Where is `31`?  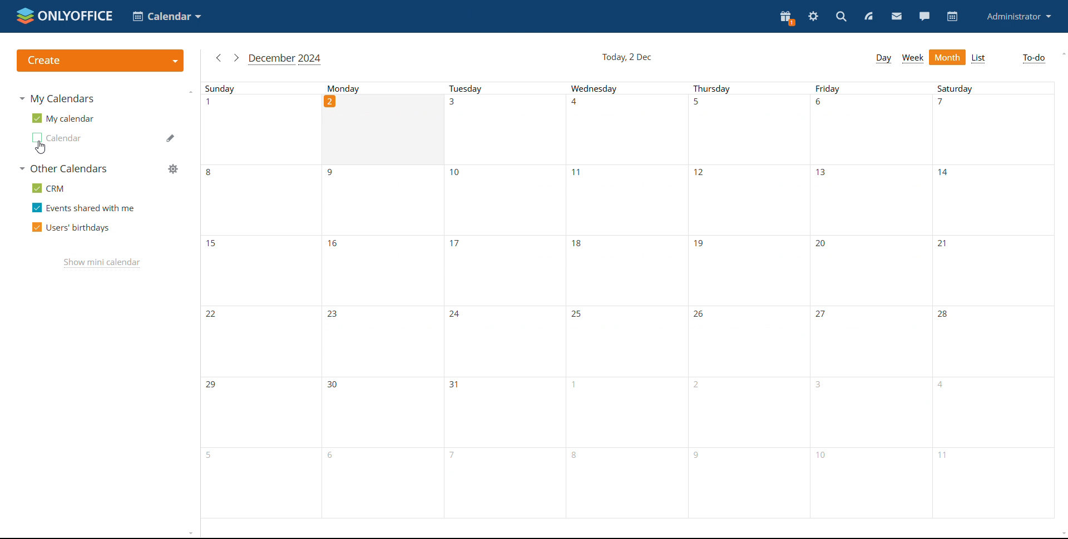 31 is located at coordinates (502, 414).